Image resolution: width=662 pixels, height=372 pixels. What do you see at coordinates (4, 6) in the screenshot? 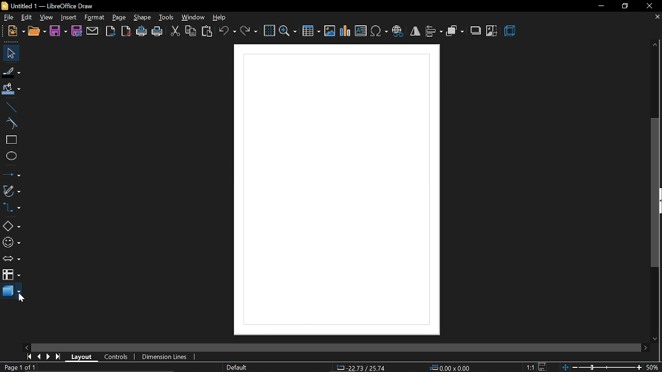
I see `icon` at bounding box center [4, 6].